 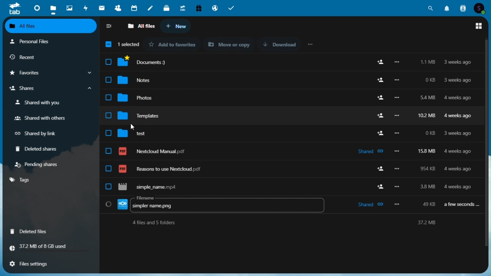 What do you see at coordinates (232, 7) in the screenshot?
I see `tasks` at bounding box center [232, 7].